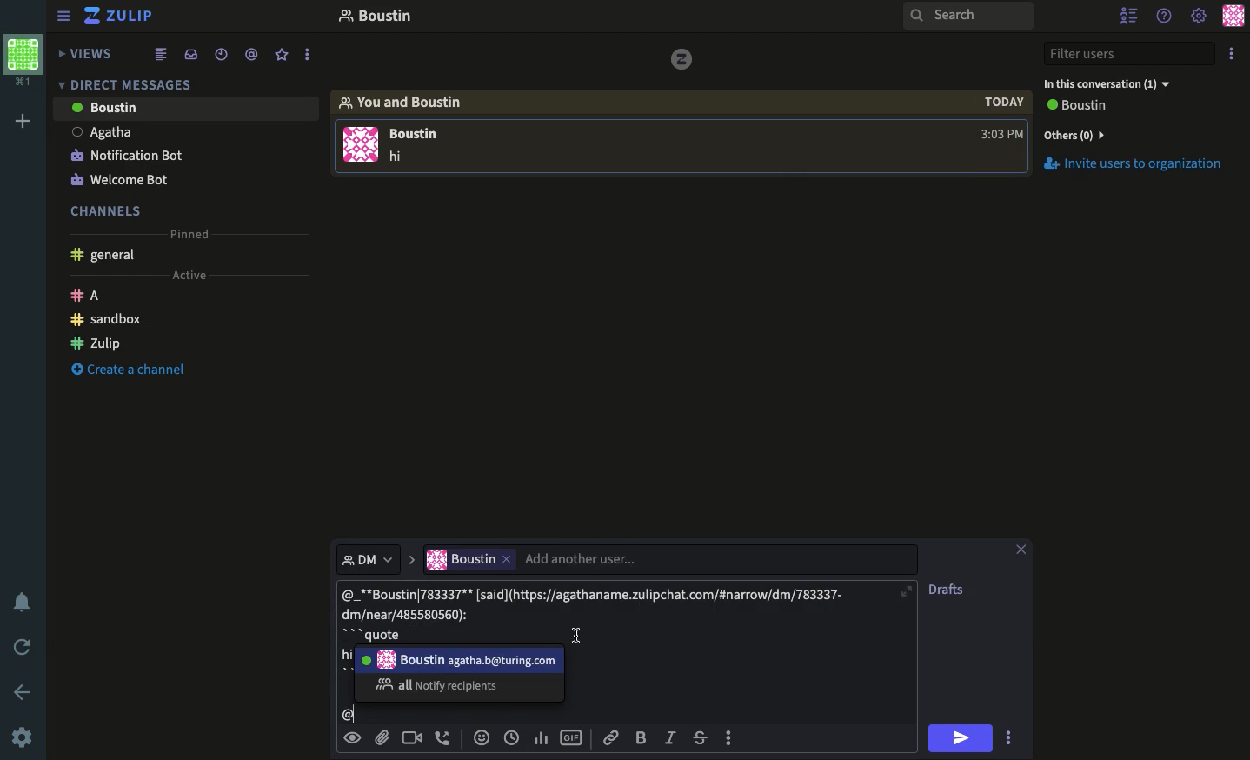 The image size is (1250, 760). What do you see at coordinates (1233, 56) in the screenshot?
I see `Options` at bounding box center [1233, 56].